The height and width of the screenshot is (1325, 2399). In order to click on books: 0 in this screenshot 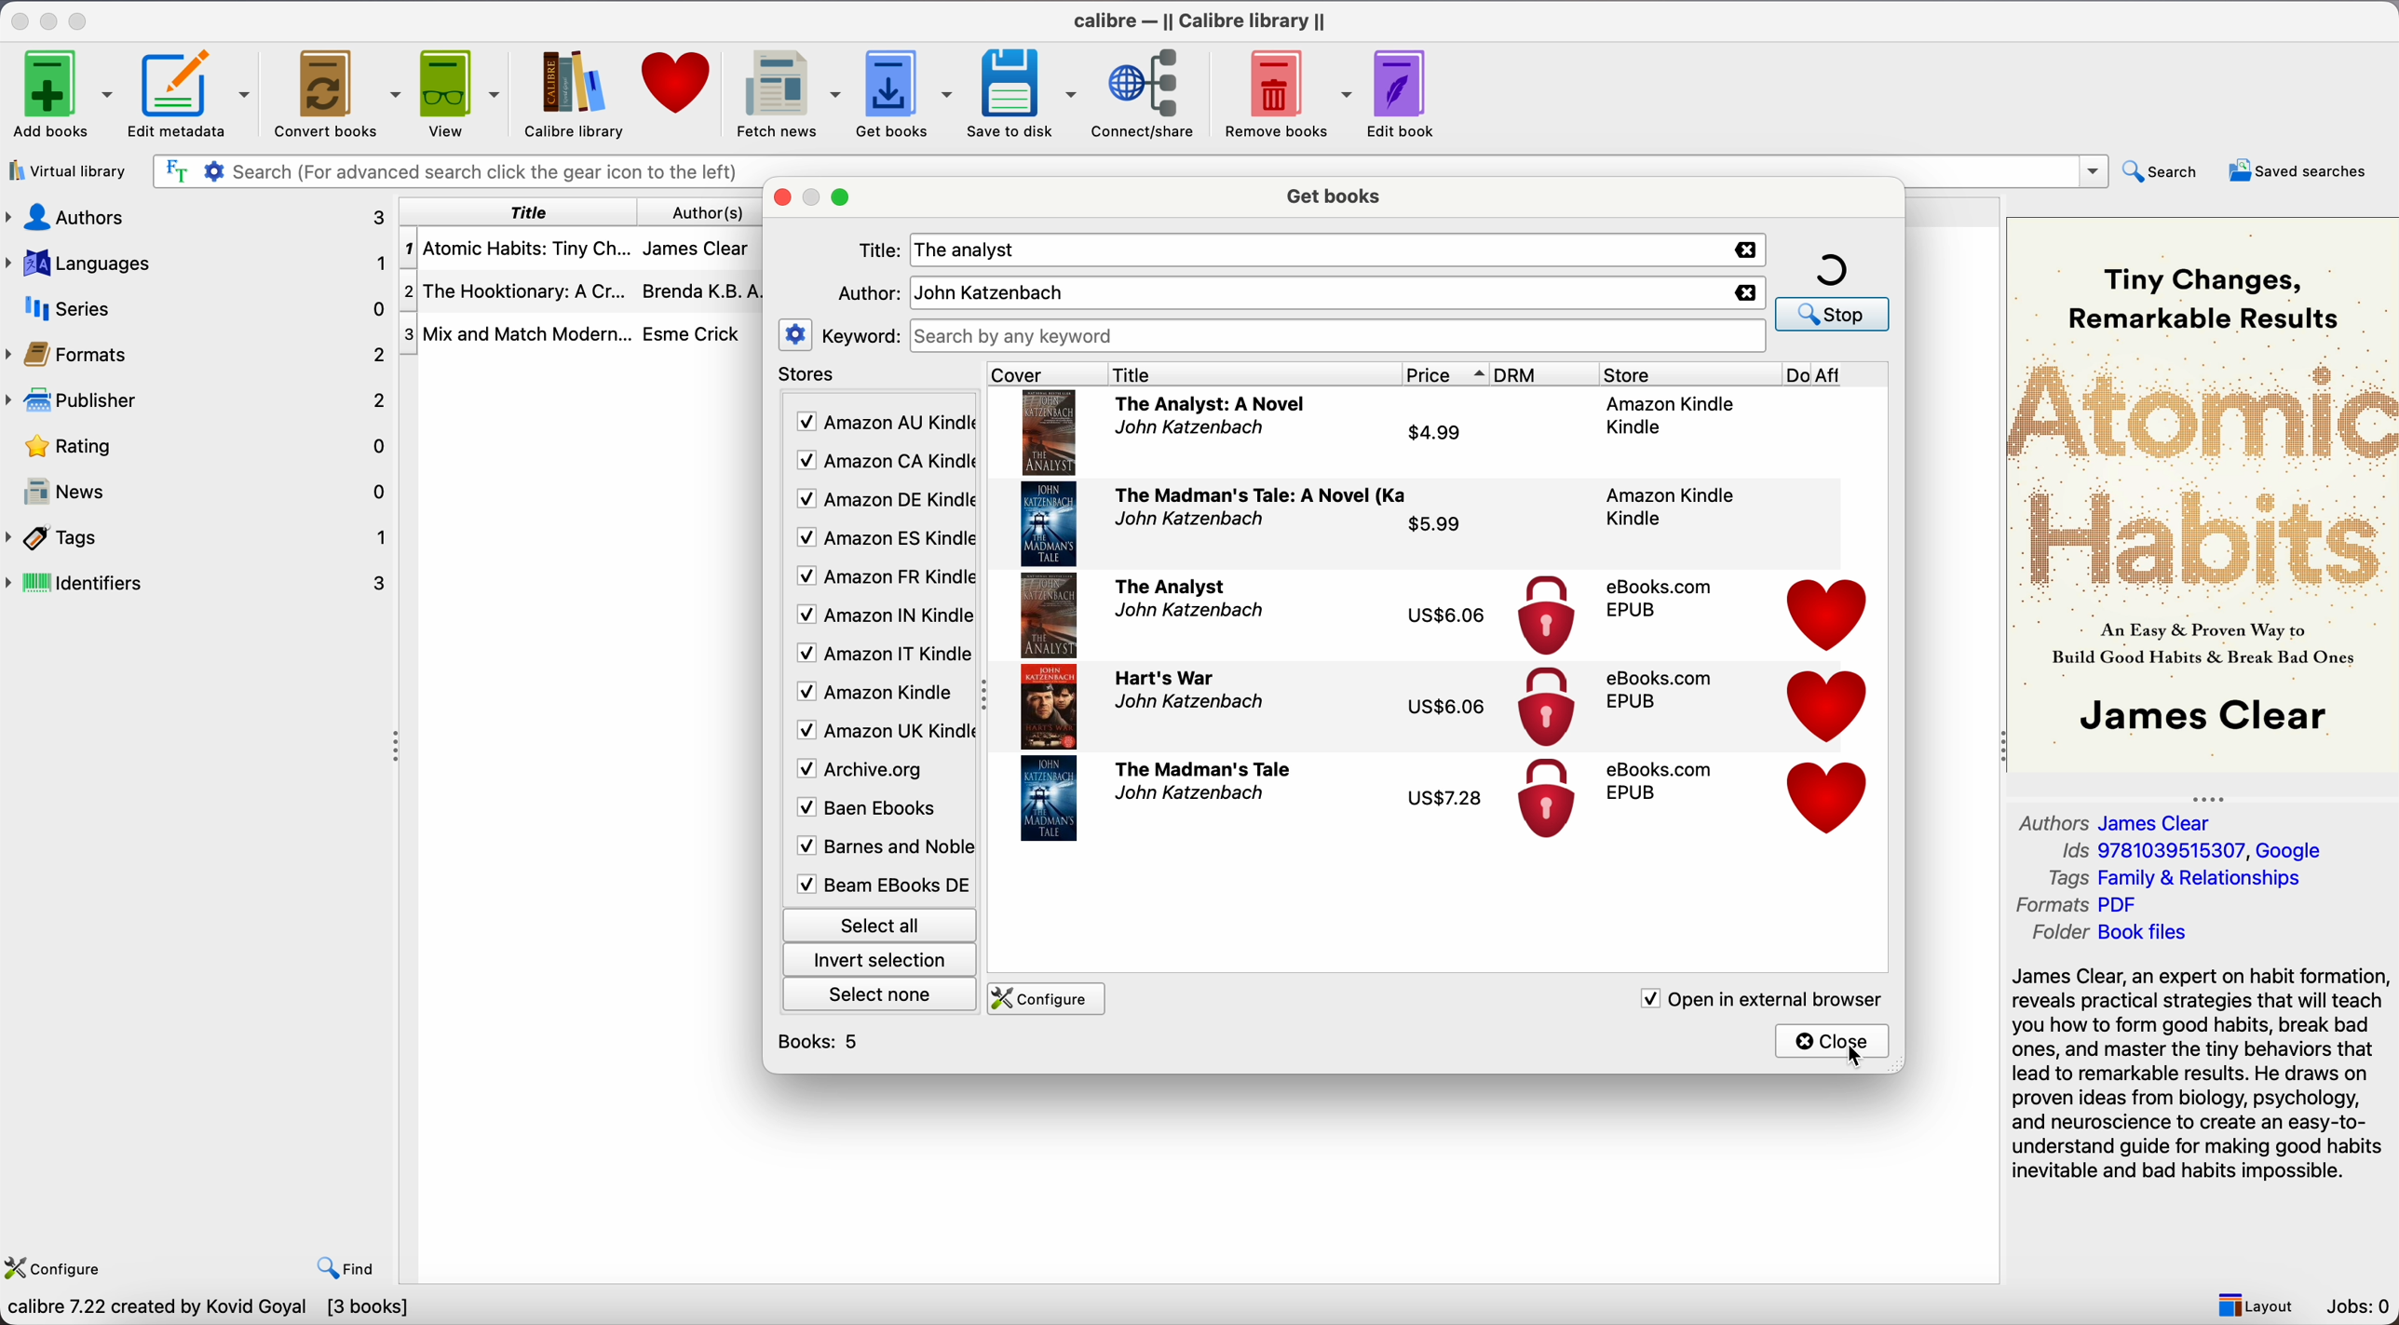, I will do `click(823, 1041)`.